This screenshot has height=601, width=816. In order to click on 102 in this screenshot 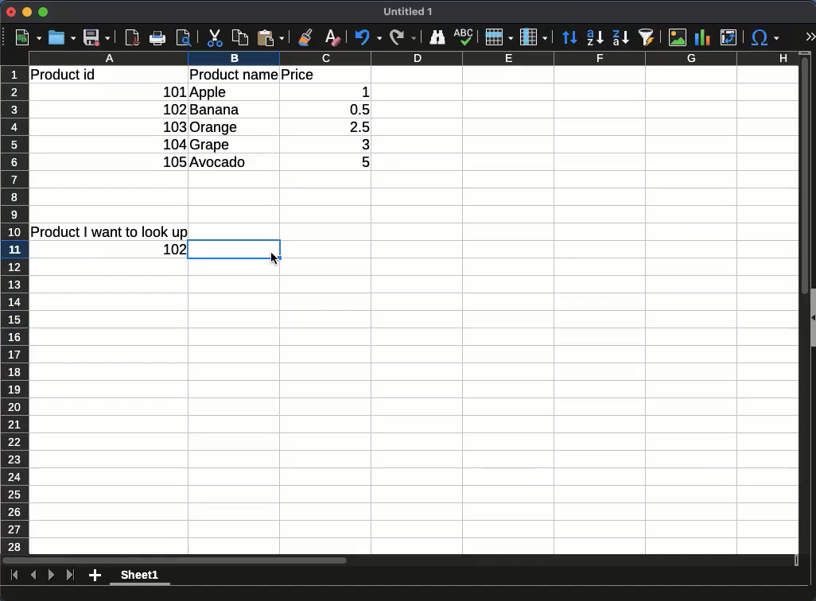, I will do `click(175, 250)`.